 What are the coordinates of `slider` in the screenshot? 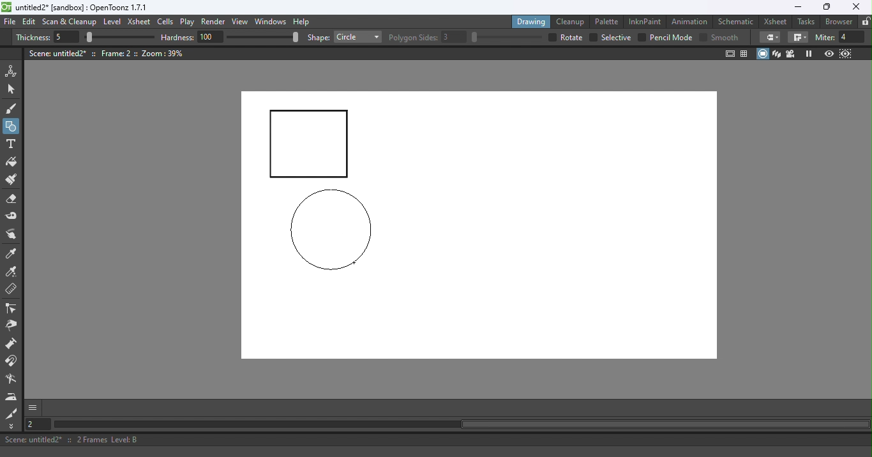 It's located at (119, 38).